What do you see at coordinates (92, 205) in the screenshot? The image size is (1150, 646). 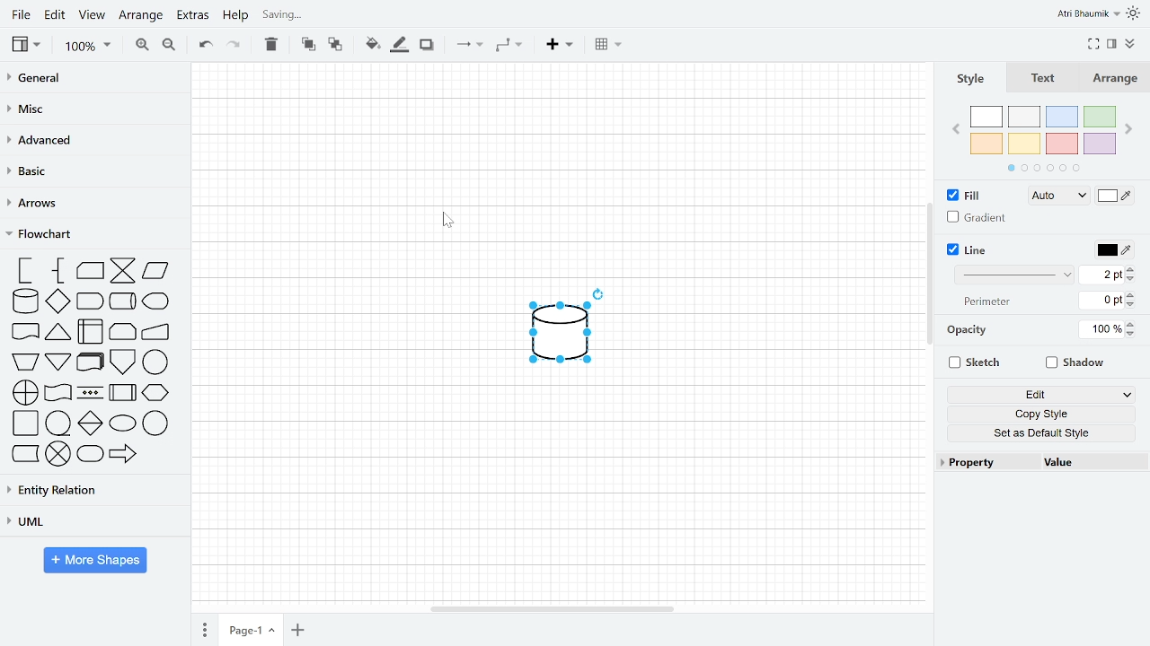 I see `Arrows` at bounding box center [92, 205].